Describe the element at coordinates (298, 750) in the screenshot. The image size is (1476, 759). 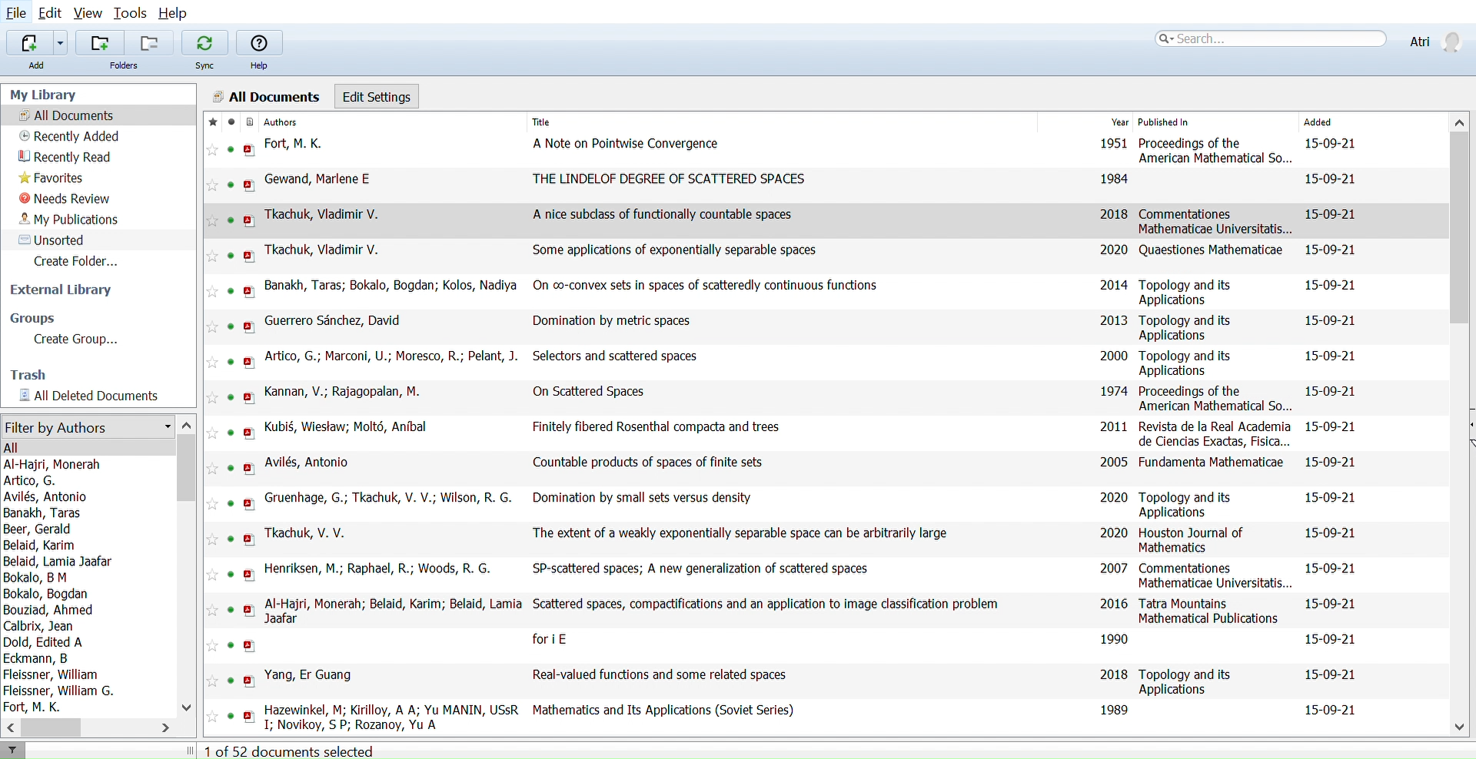
I see `1 of 52 documents selected` at that location.